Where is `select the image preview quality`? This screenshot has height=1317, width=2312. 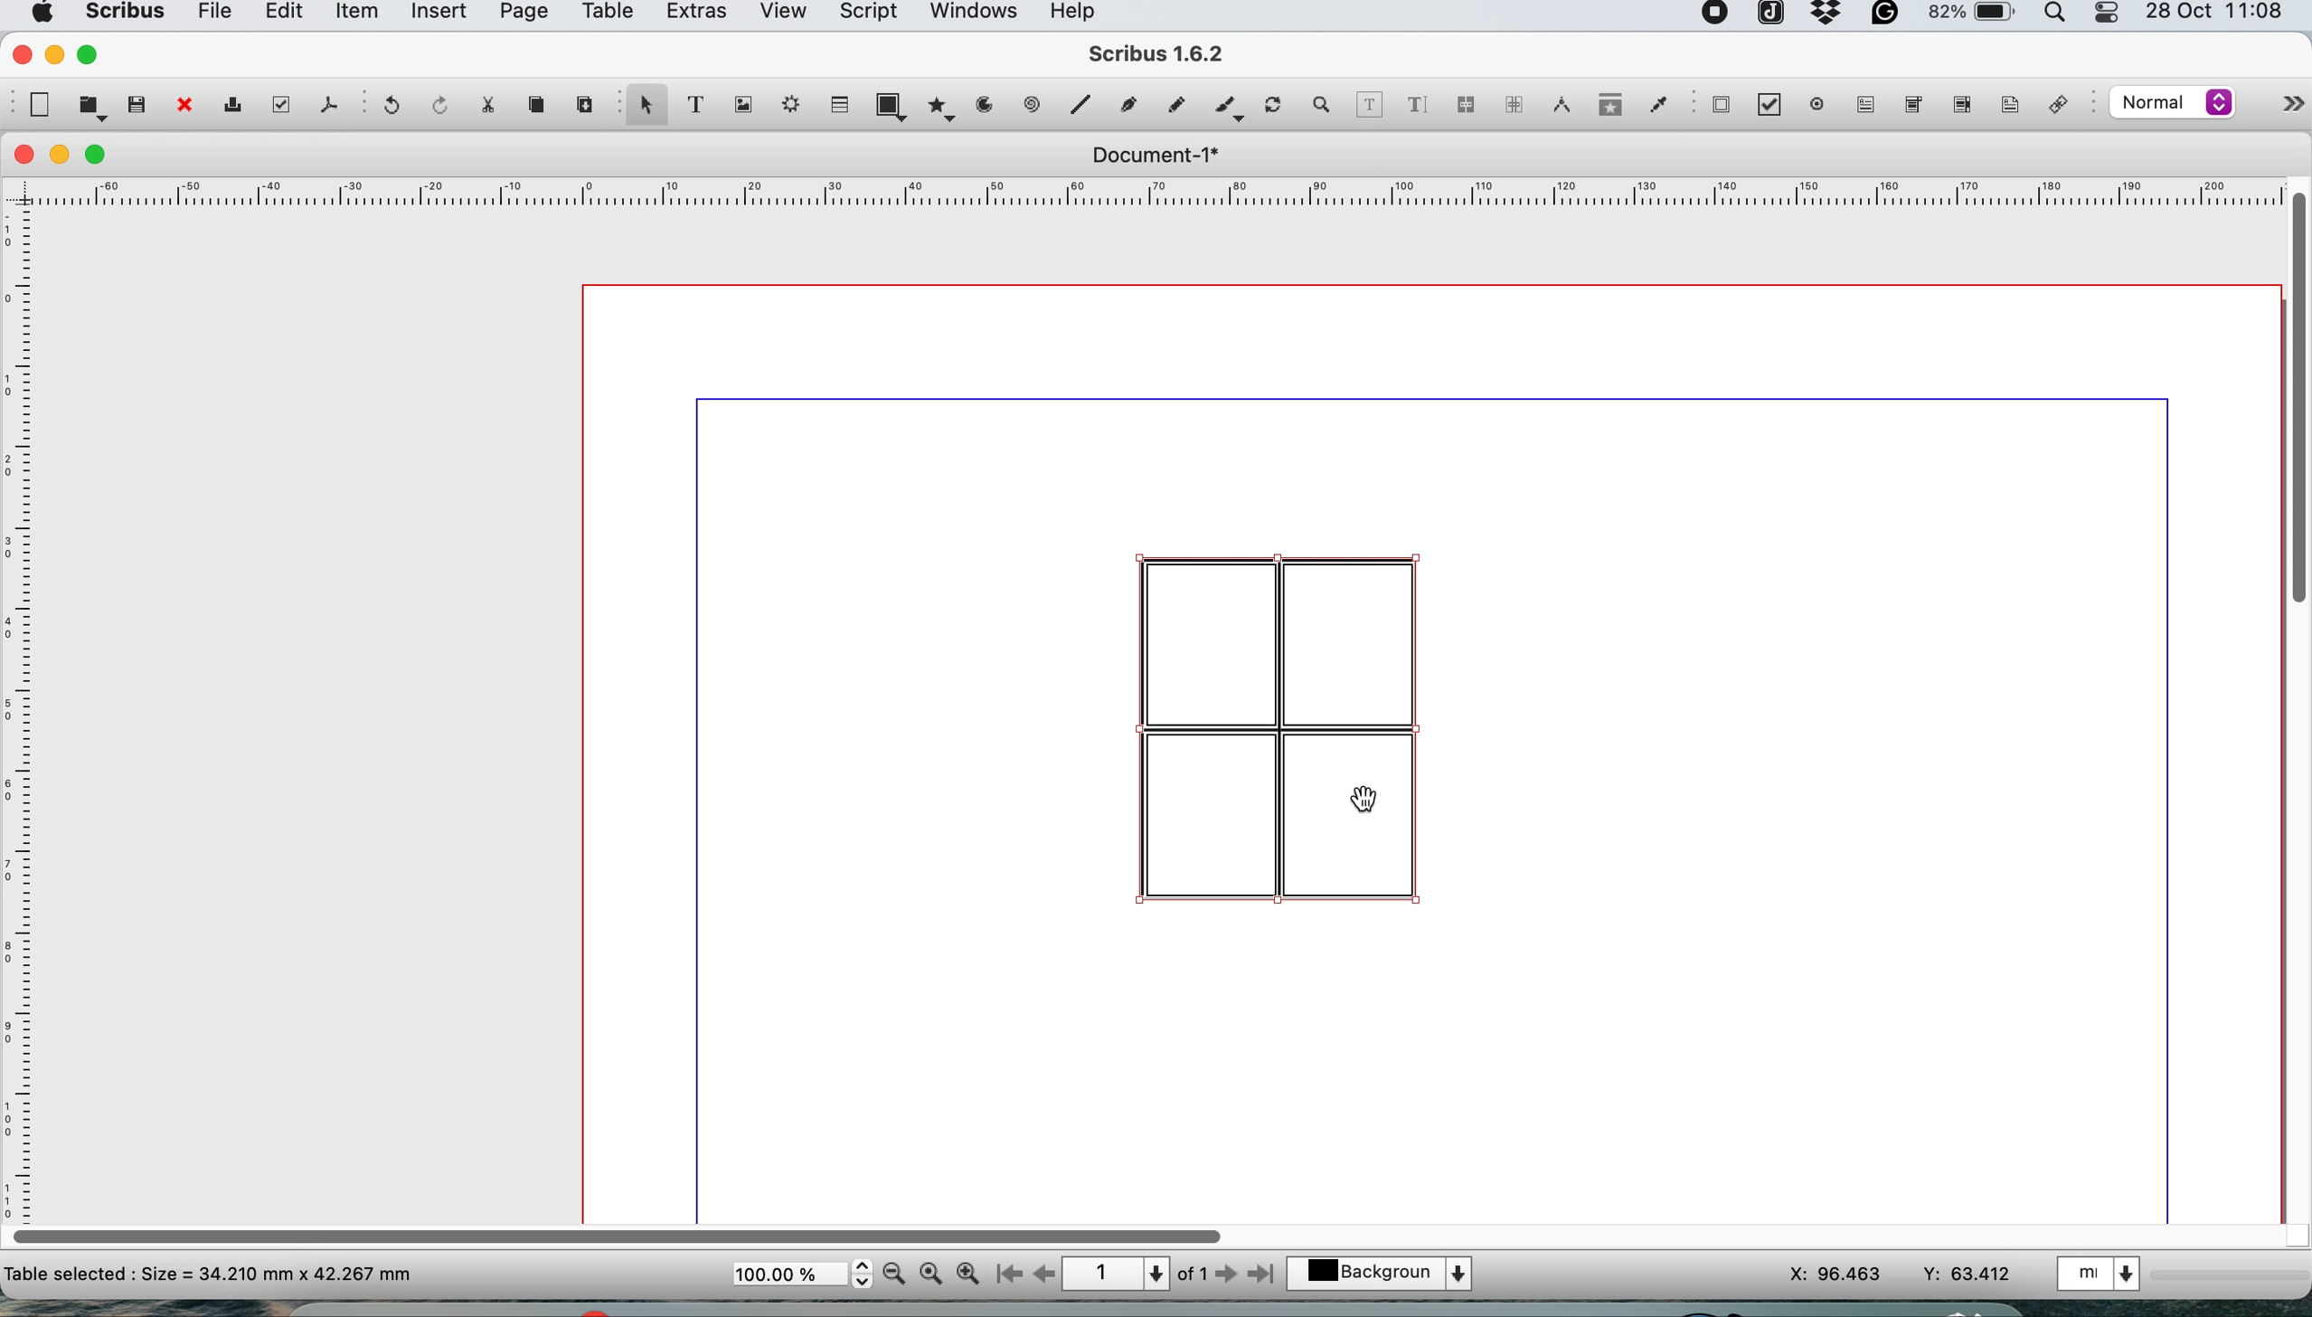
select the image preview quality is located at coordinates (2168, 102).